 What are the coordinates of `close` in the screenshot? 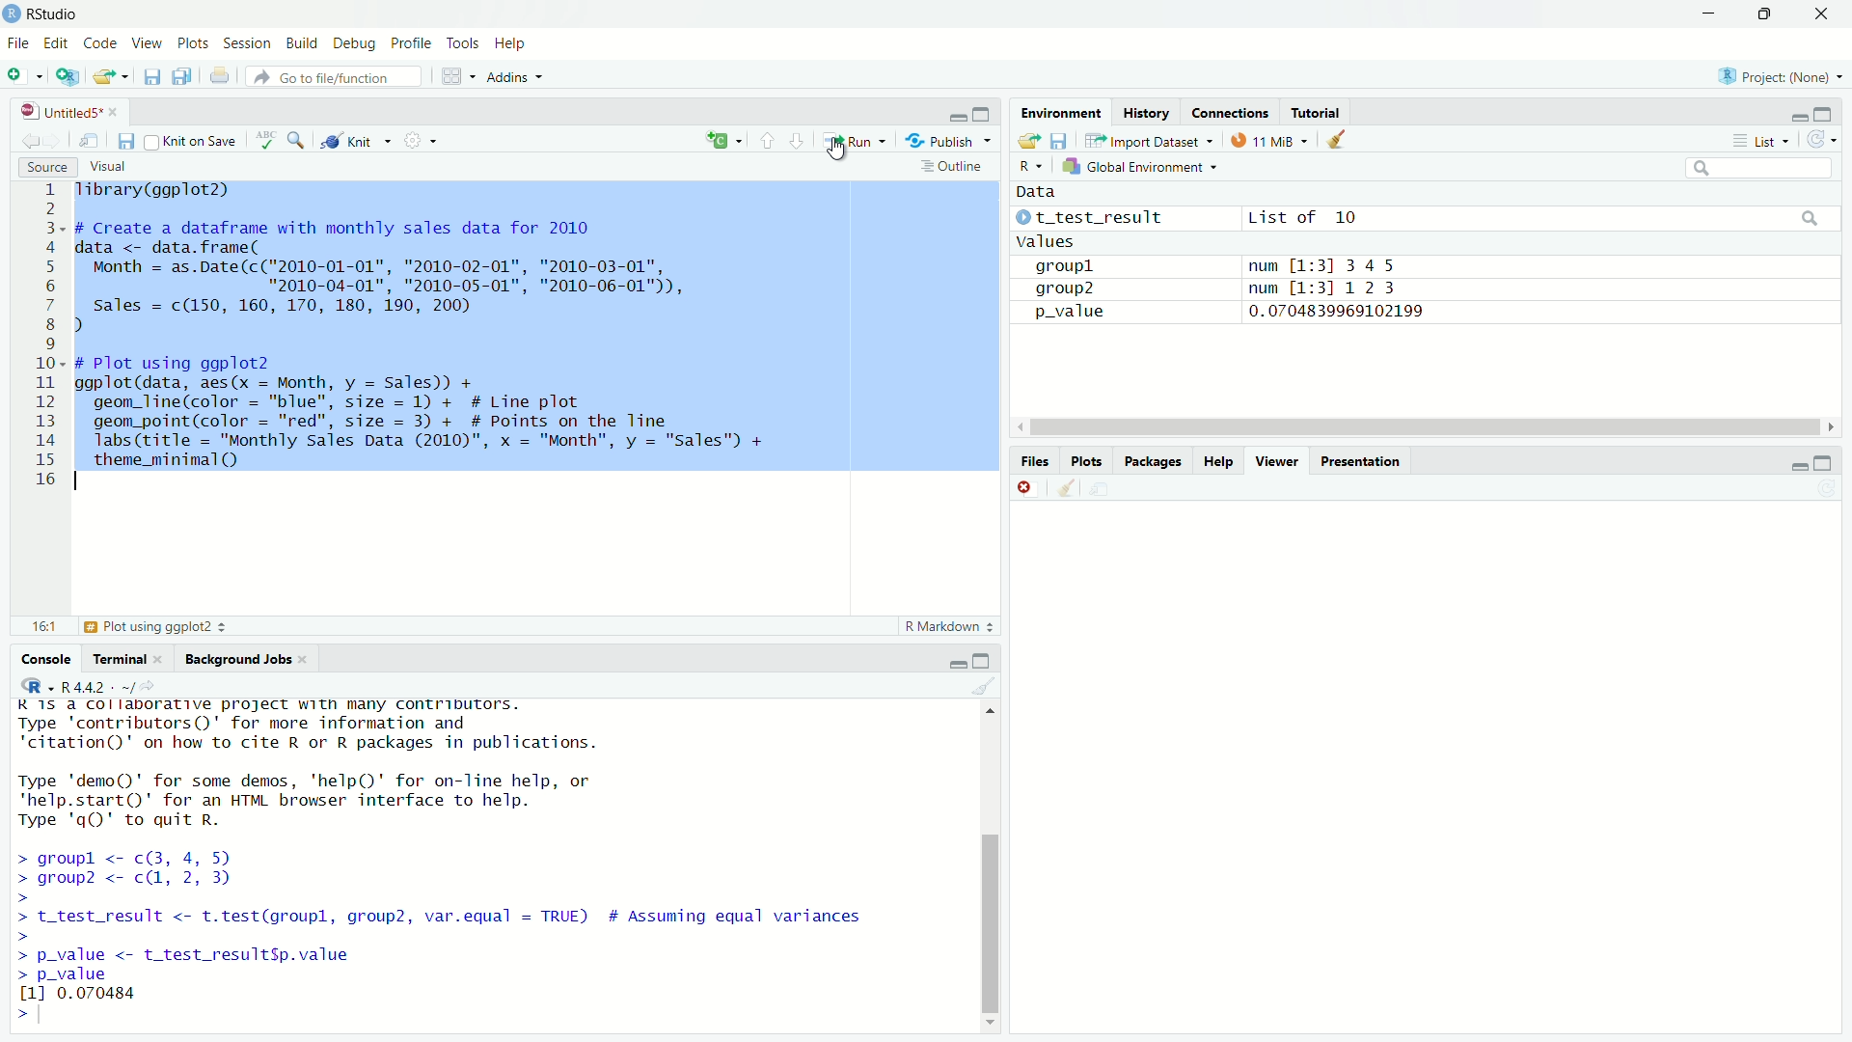 It's located at (1025, 486).